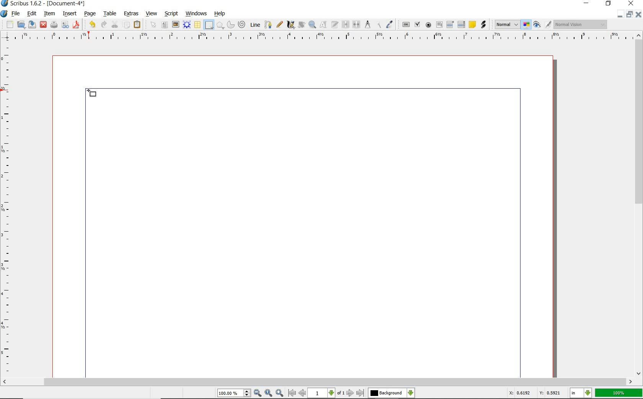 The height and width of the screenshot is (399, 643). Describe the element at coordinates (44, 4) in the screenshot. I see `Scribus 1.6.2 - [Document-4*]` at that location.